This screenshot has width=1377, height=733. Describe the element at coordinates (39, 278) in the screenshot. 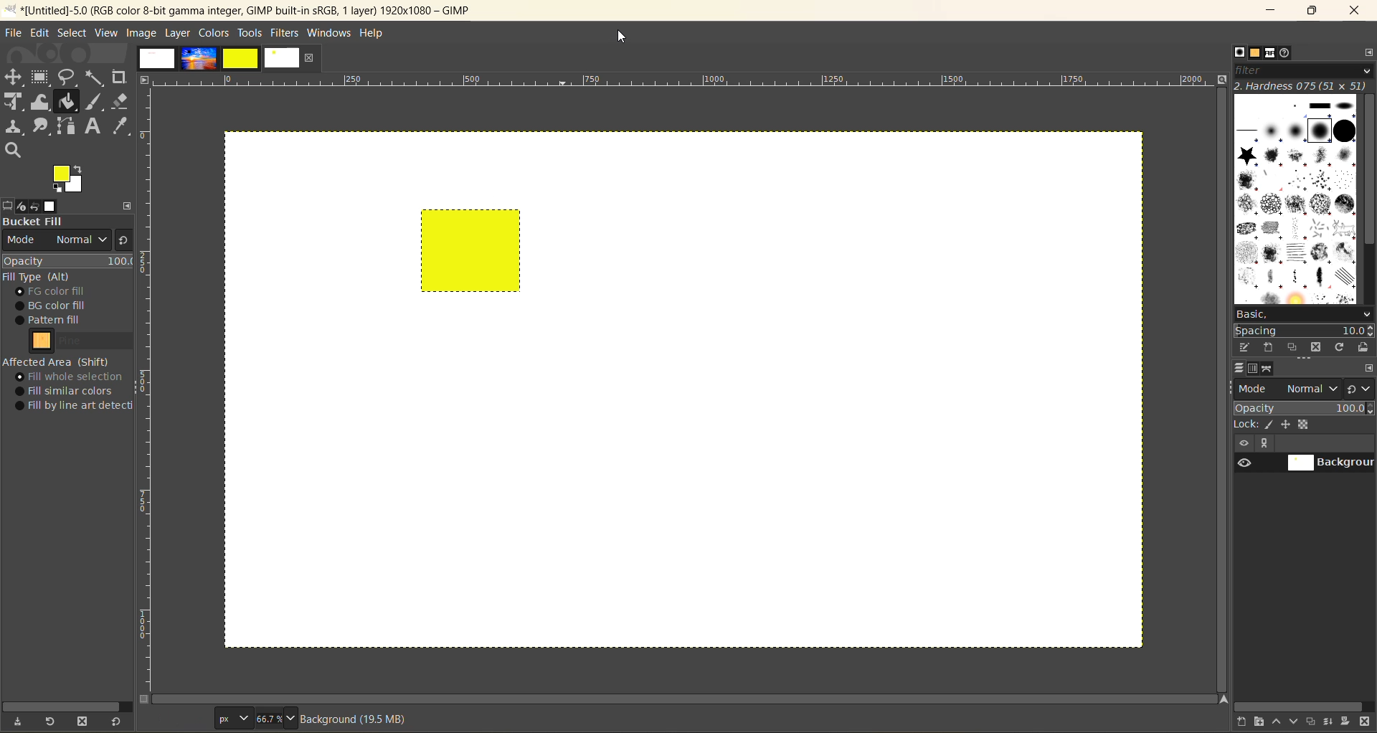

I see `fill type` at that location.